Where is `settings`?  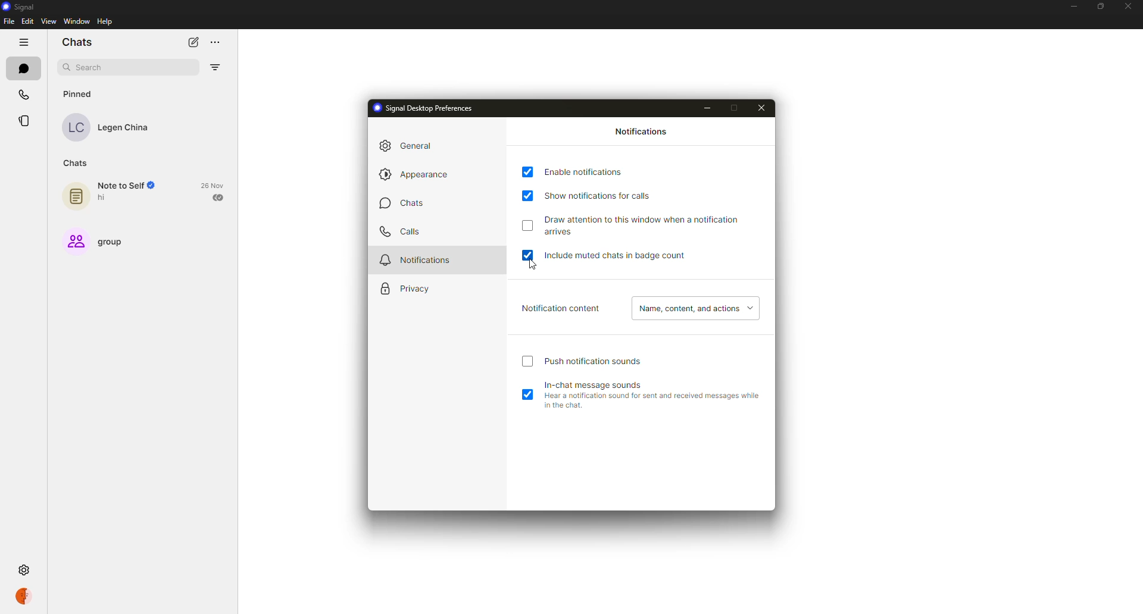
settings is located at coordinates (22, 569).